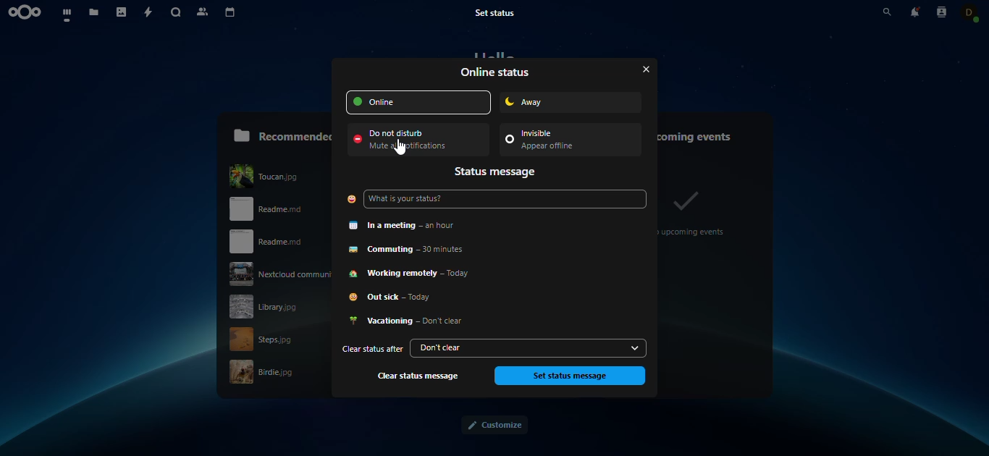 Image resolution: width=989 pixels, height=456 pixels. I want to click on hello, so click(494, 54).